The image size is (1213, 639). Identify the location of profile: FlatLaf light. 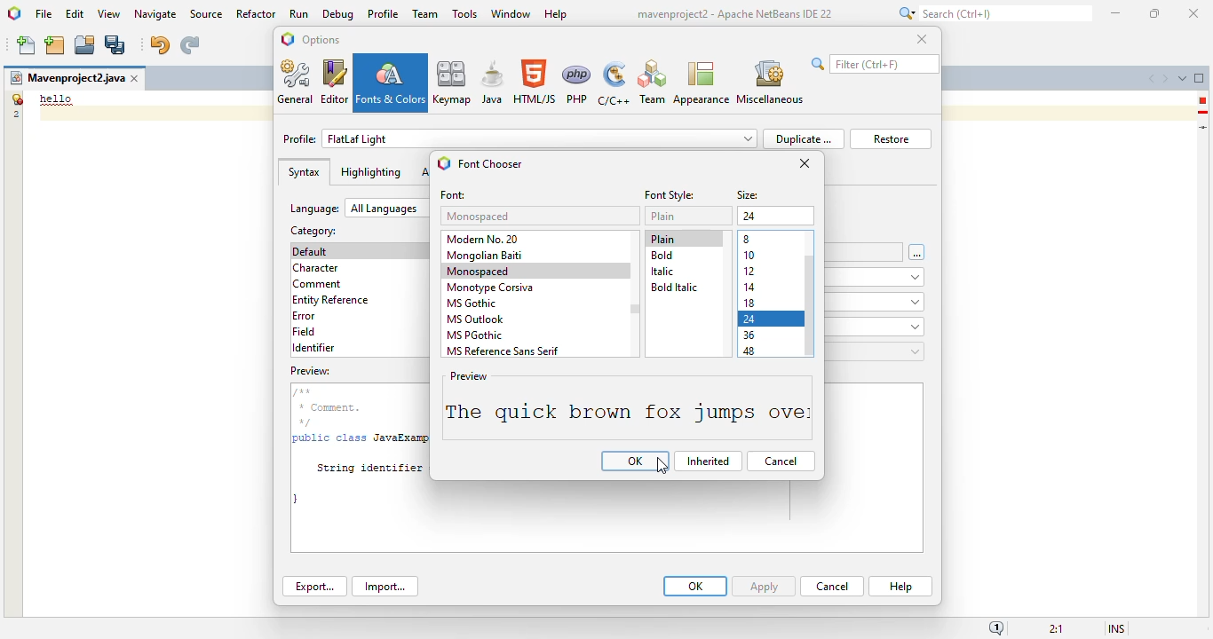
(519, 138).